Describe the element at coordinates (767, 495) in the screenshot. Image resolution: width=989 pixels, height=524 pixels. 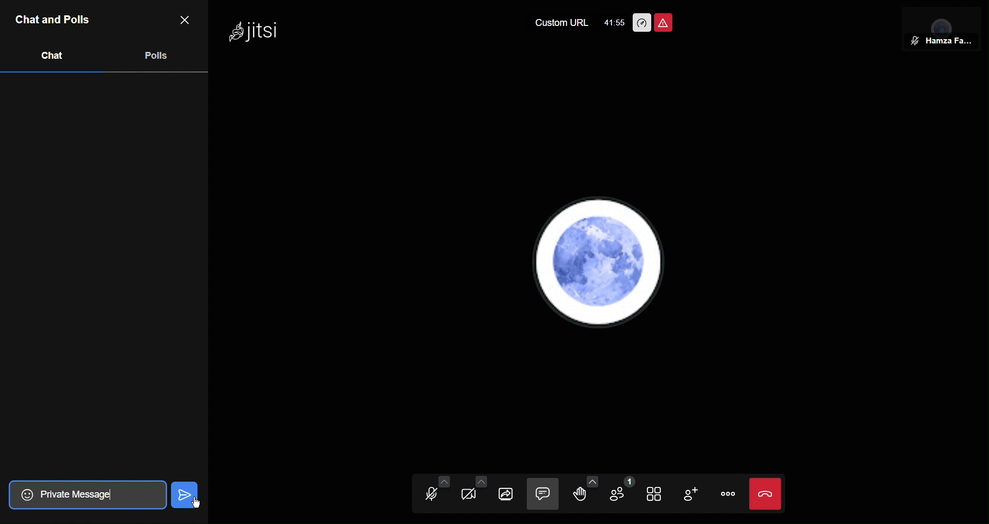
I see `End Call` at that location.